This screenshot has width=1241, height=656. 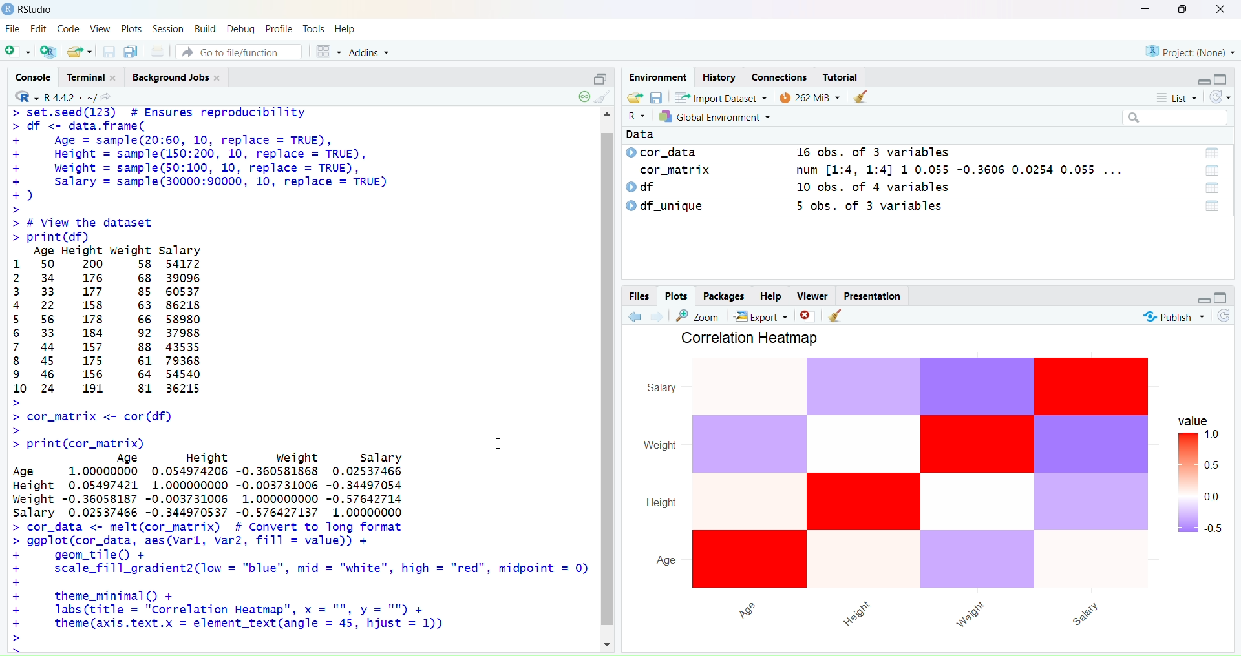 What do you see at coordinates (660, 446) in the screenshot?
I see `Weight` at bounding box center [660, 446].